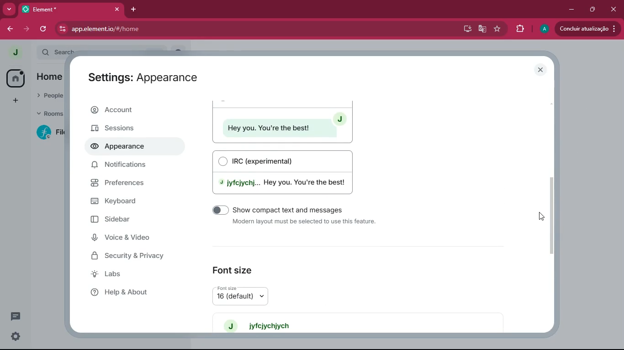  What do you see at coordinates (481, 28) in the screenshot?
I see `google translate` at bounding box center [481, 28].